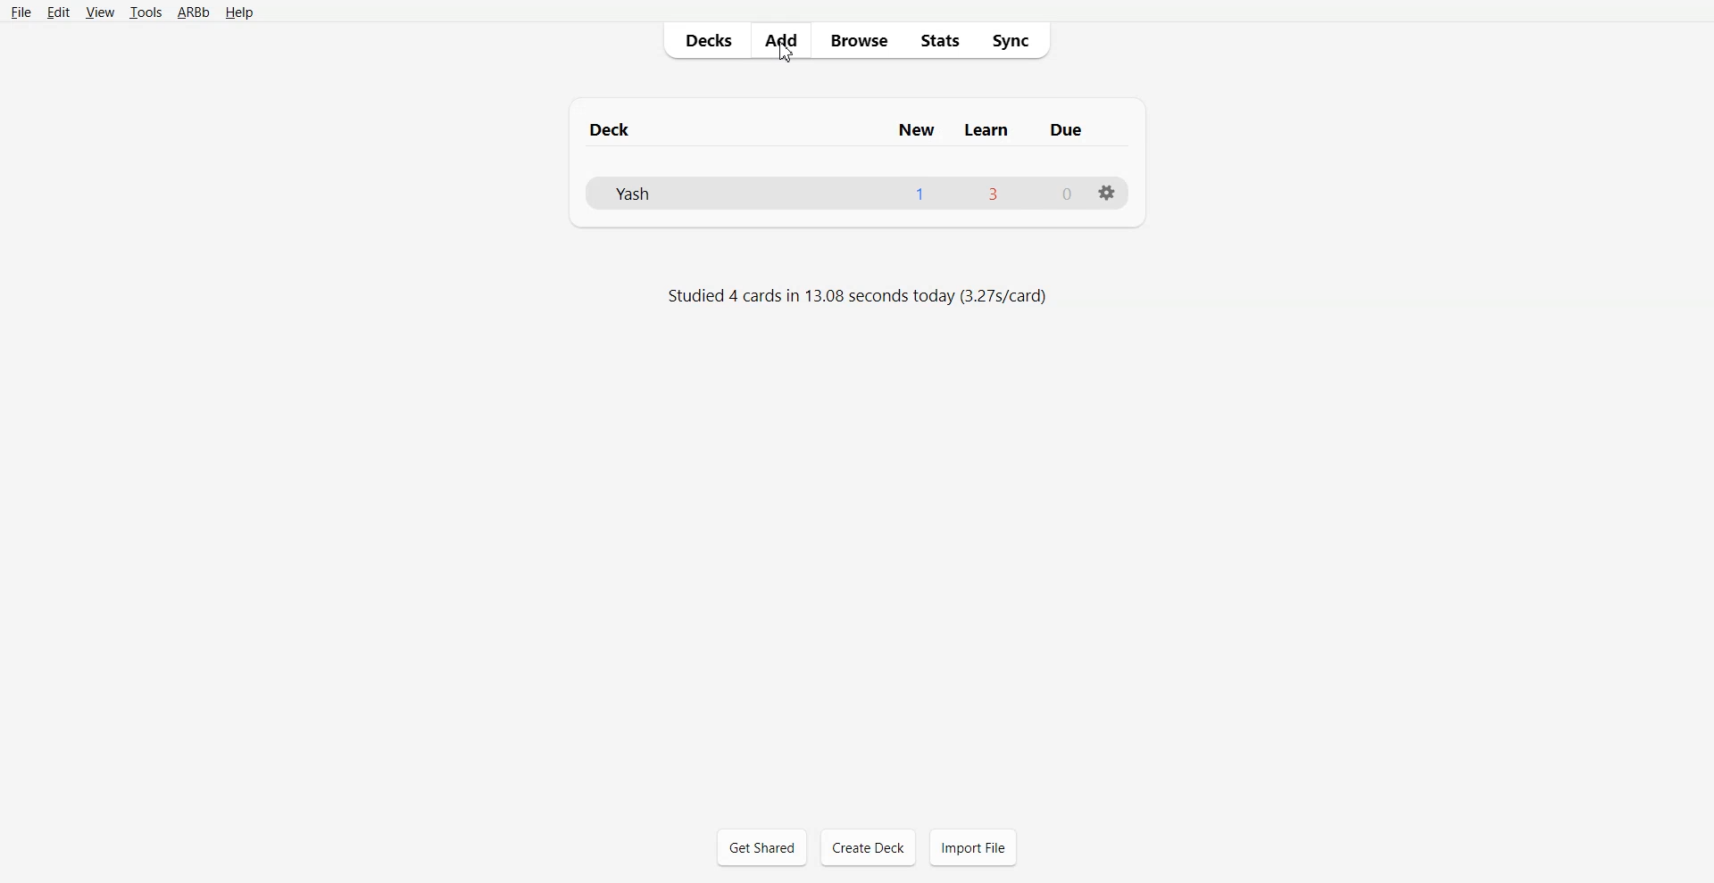  What do you see at coordinates (705, 39) in the screenshot?
I see `Decks` at bounding box center [705, 39].